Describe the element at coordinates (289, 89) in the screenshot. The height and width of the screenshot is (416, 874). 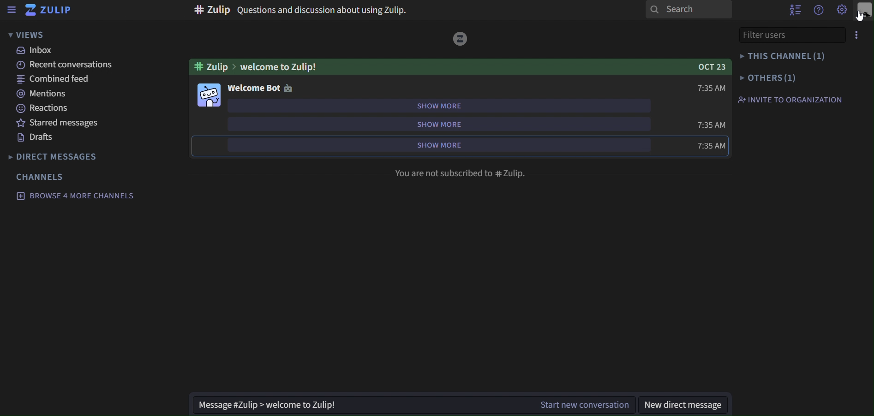
I see `icon` at that location.